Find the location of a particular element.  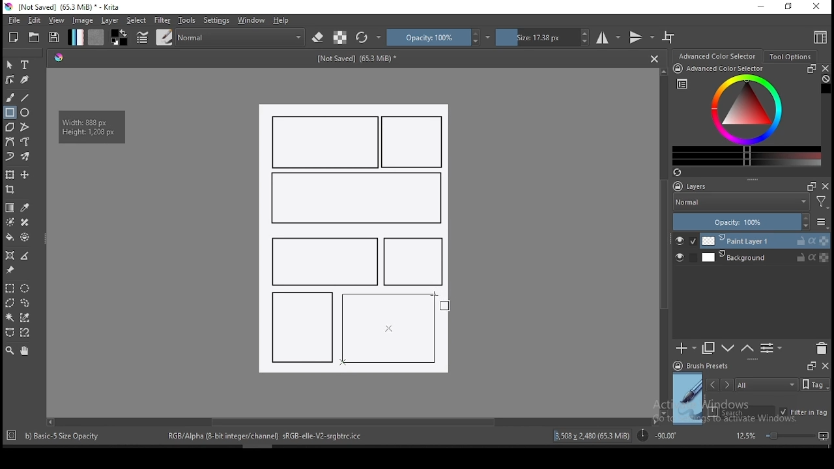

 is located at coordinates (642, 36).